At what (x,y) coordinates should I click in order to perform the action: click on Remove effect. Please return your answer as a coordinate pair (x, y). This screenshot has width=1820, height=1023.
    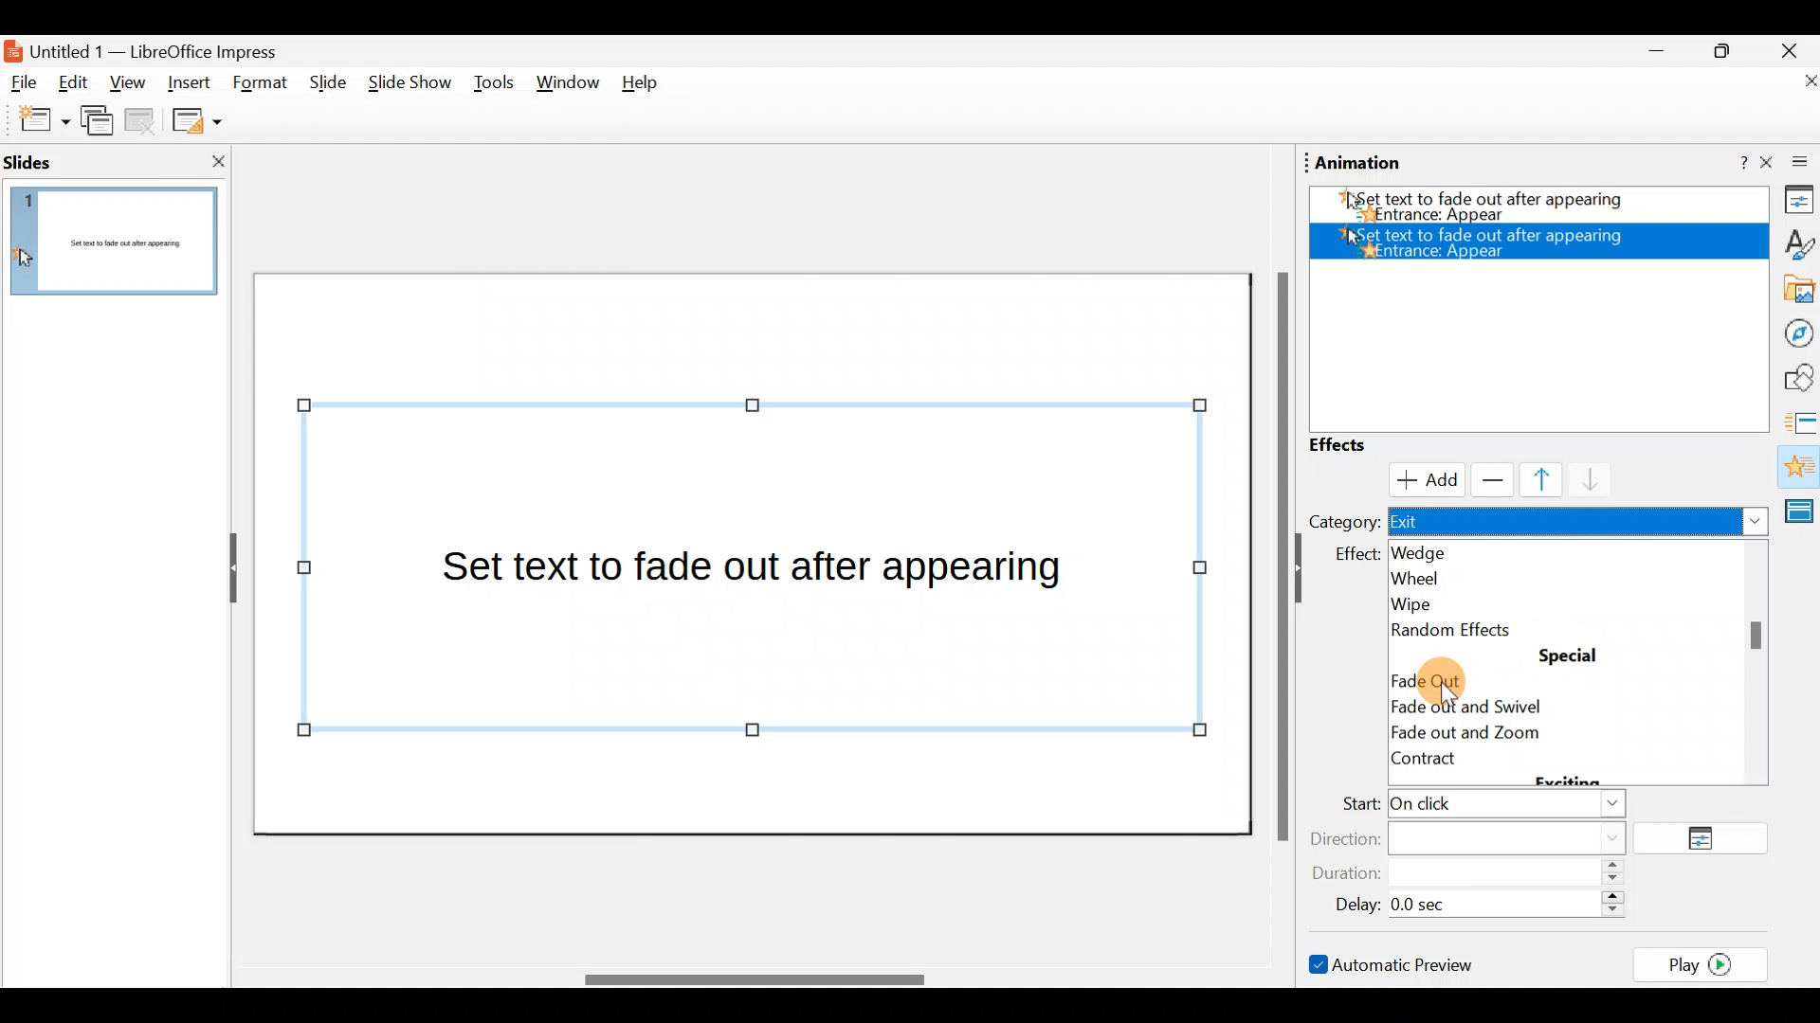
    Looking at the image, I should click on (1488, 479).